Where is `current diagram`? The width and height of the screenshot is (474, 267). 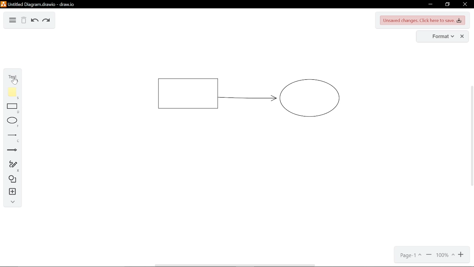
current diagram is located at coordinates (247, 95).